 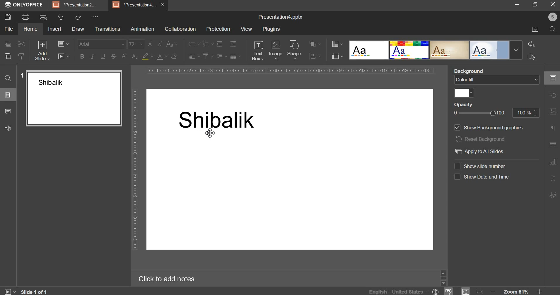 I want to click on copy, so click(x=8, y=45).